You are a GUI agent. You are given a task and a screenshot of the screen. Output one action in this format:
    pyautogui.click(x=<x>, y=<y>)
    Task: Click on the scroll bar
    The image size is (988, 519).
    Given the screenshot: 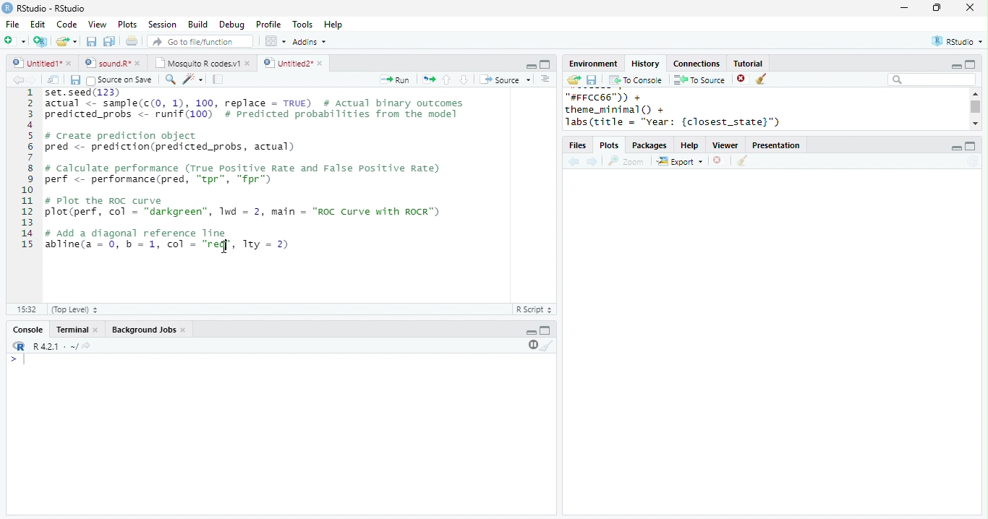 What is the action you would take?
    pyautogui.click(x=976, y=107)
    